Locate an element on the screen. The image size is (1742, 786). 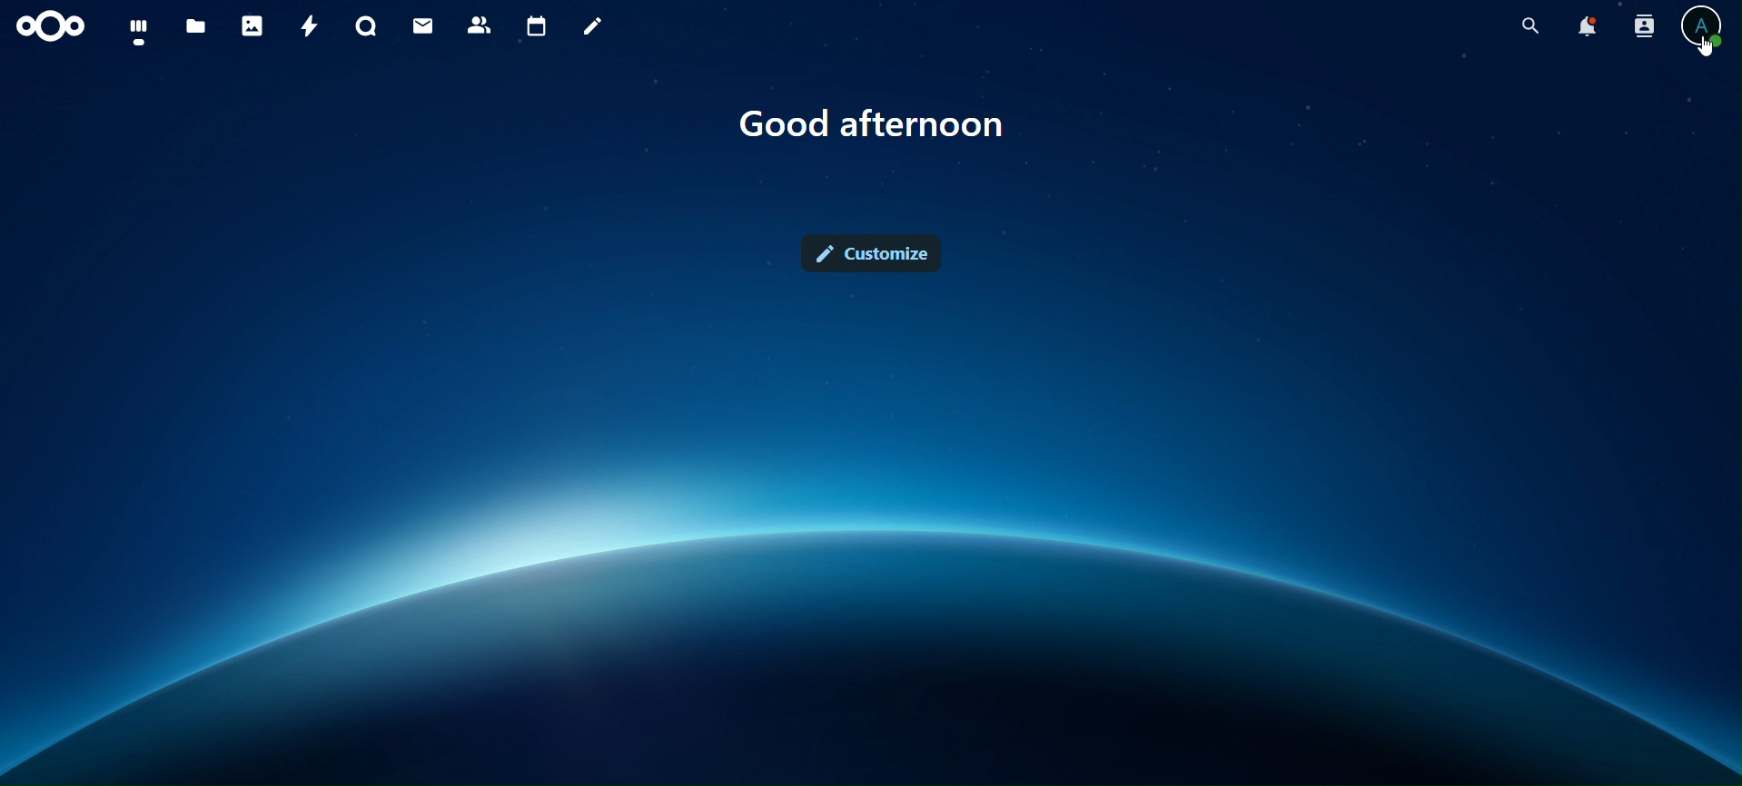
search profile is located at coordinates (1645, 25).